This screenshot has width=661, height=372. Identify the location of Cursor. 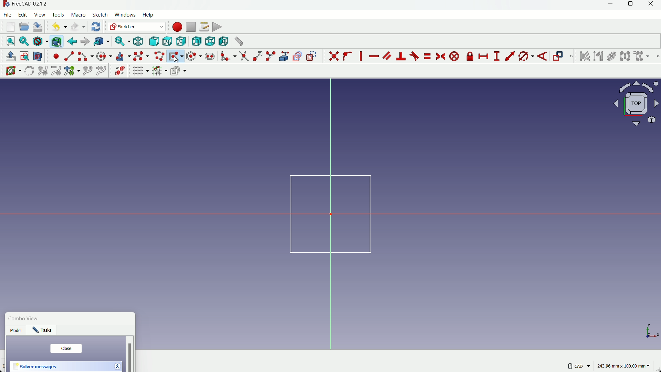
(177, 60).